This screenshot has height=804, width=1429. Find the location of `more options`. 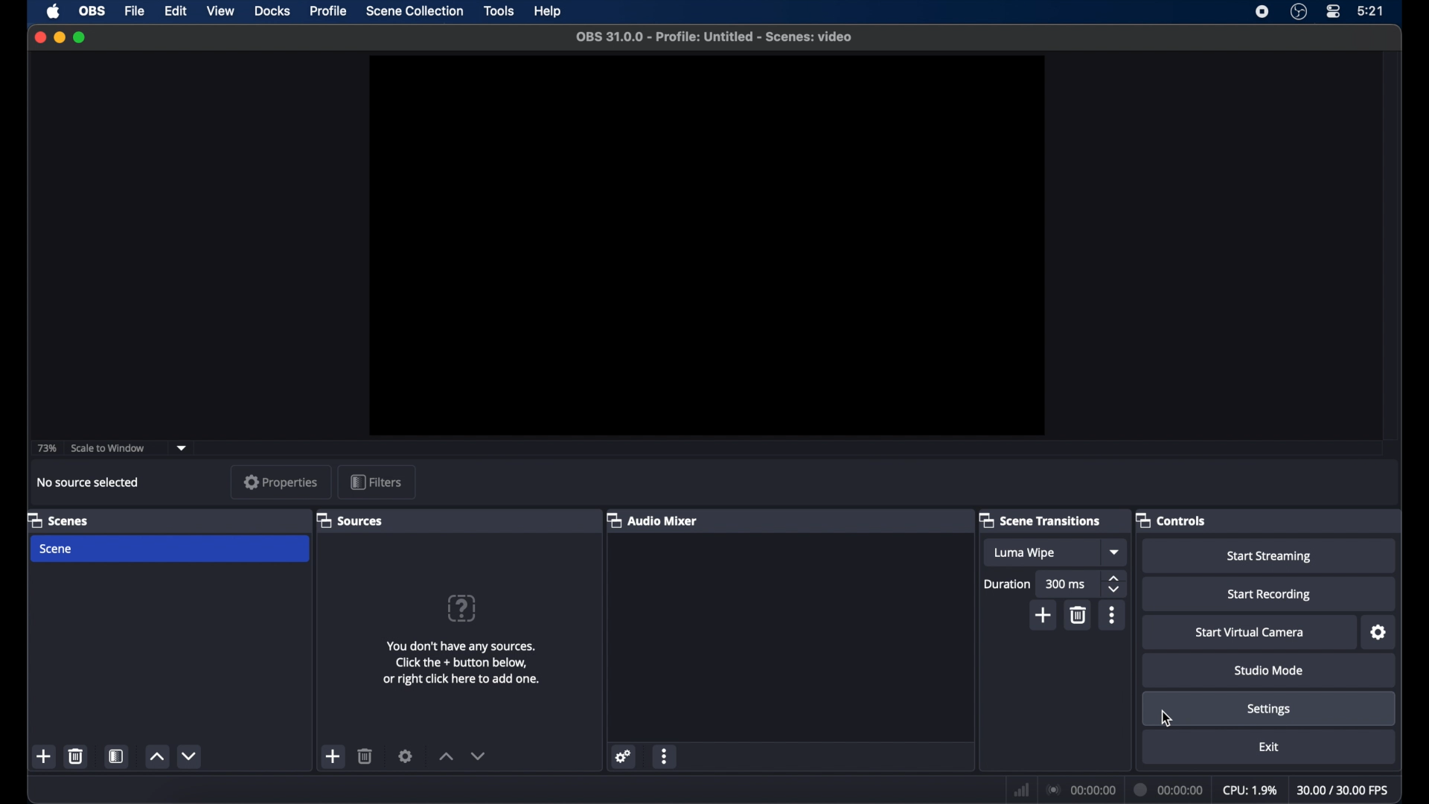

more options is located at coordinates (1112, 616).